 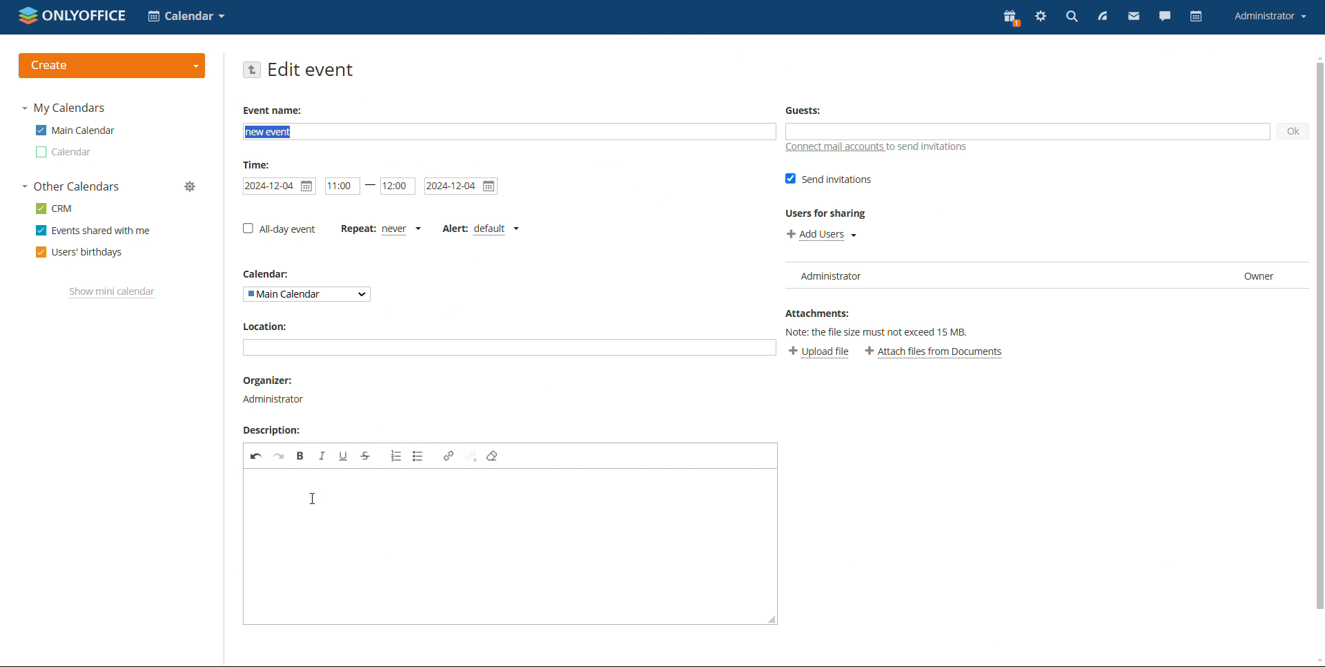 What do you see at coordinates (804, 109) in the screenshot?
I see `Guests:` at bounding box center [804, 109].